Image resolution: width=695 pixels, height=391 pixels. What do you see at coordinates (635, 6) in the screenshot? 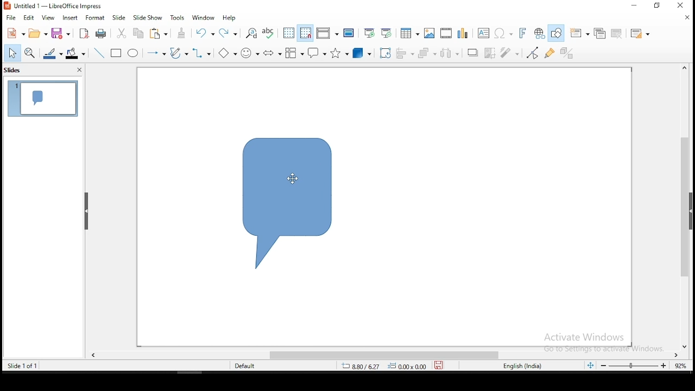
I see `restore` at bounding box center [635, 6].